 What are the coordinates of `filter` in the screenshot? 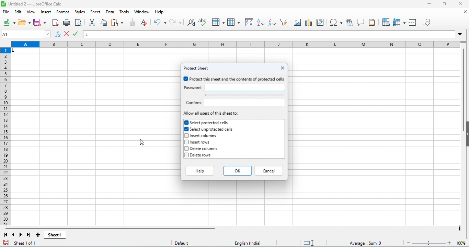 It's located at (284, 22).